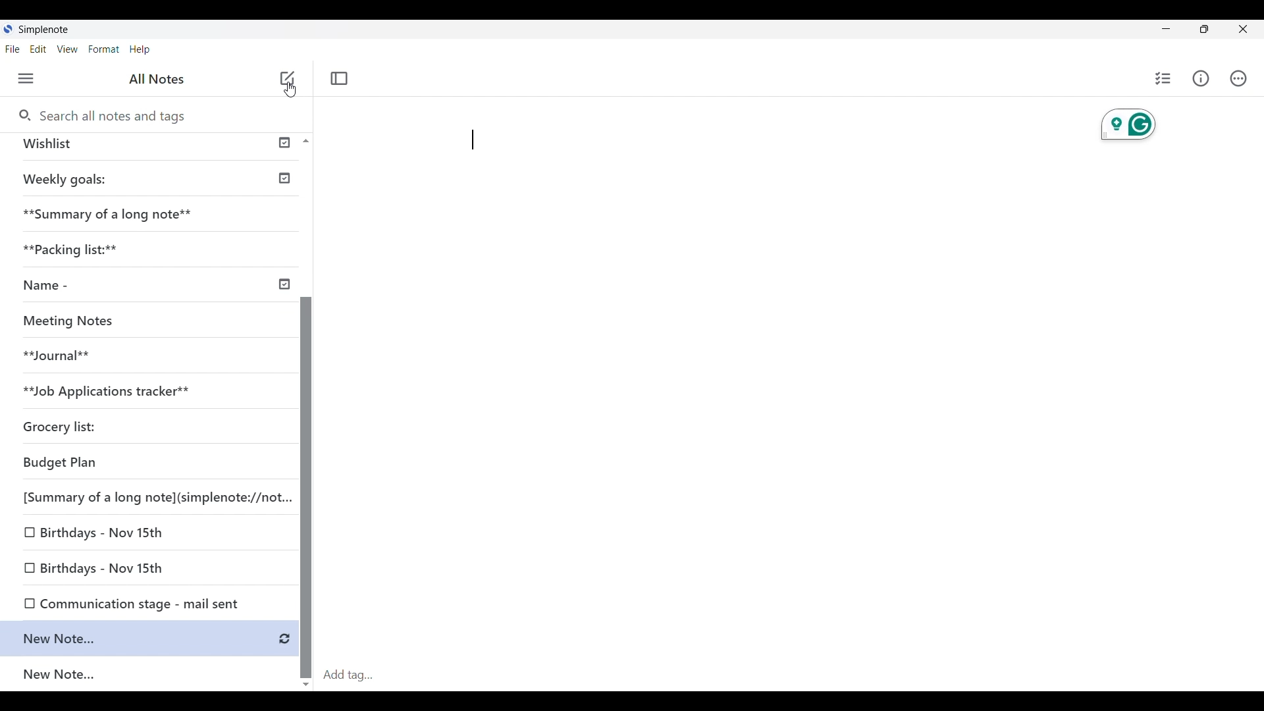 The height and width of the screenshot is (711, 1264). What do you see at coordinates (791, 675) in the screenshot?
I see `Click to add tag` at bounding box center [791, 675].